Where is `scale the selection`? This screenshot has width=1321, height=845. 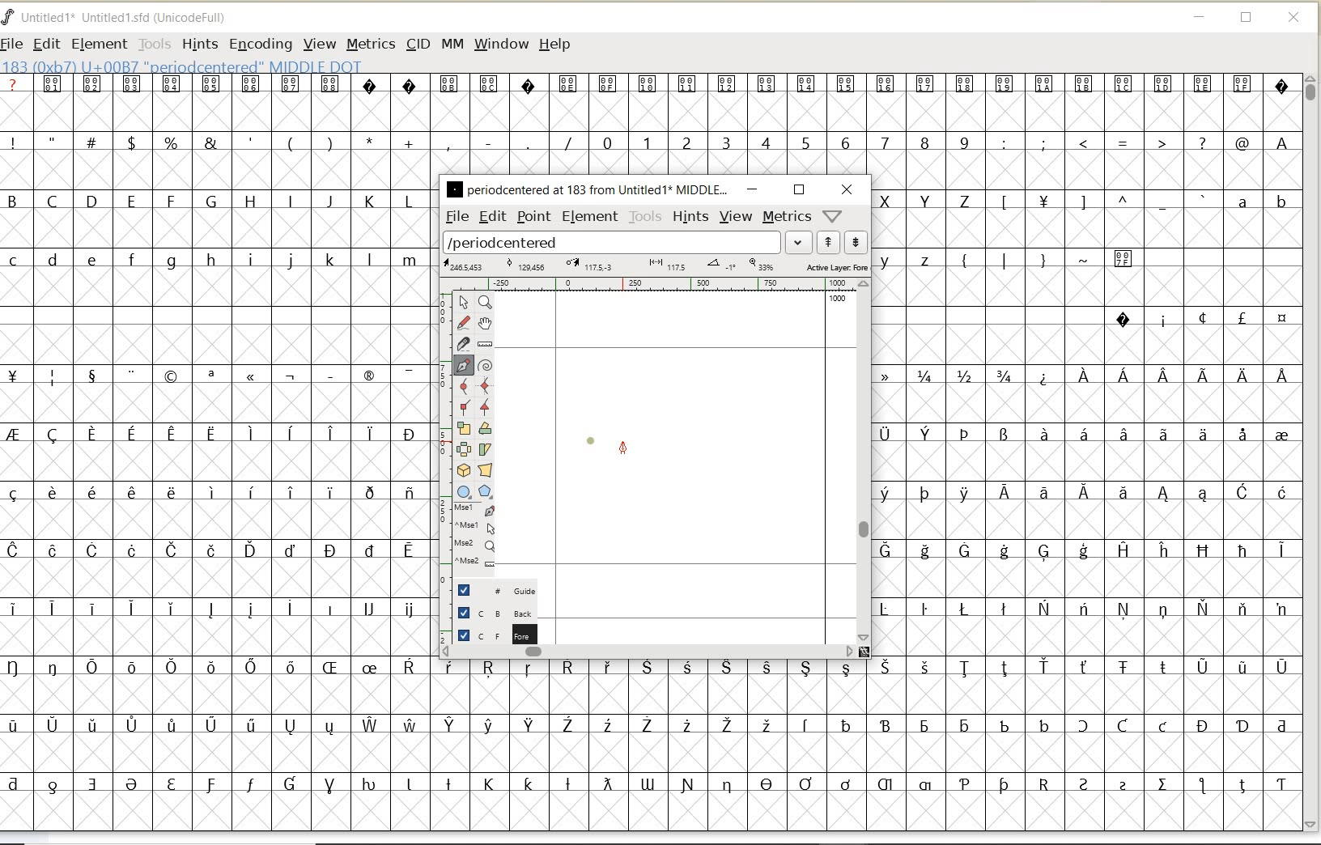 scale the selection is located at coordinates (462, 429).